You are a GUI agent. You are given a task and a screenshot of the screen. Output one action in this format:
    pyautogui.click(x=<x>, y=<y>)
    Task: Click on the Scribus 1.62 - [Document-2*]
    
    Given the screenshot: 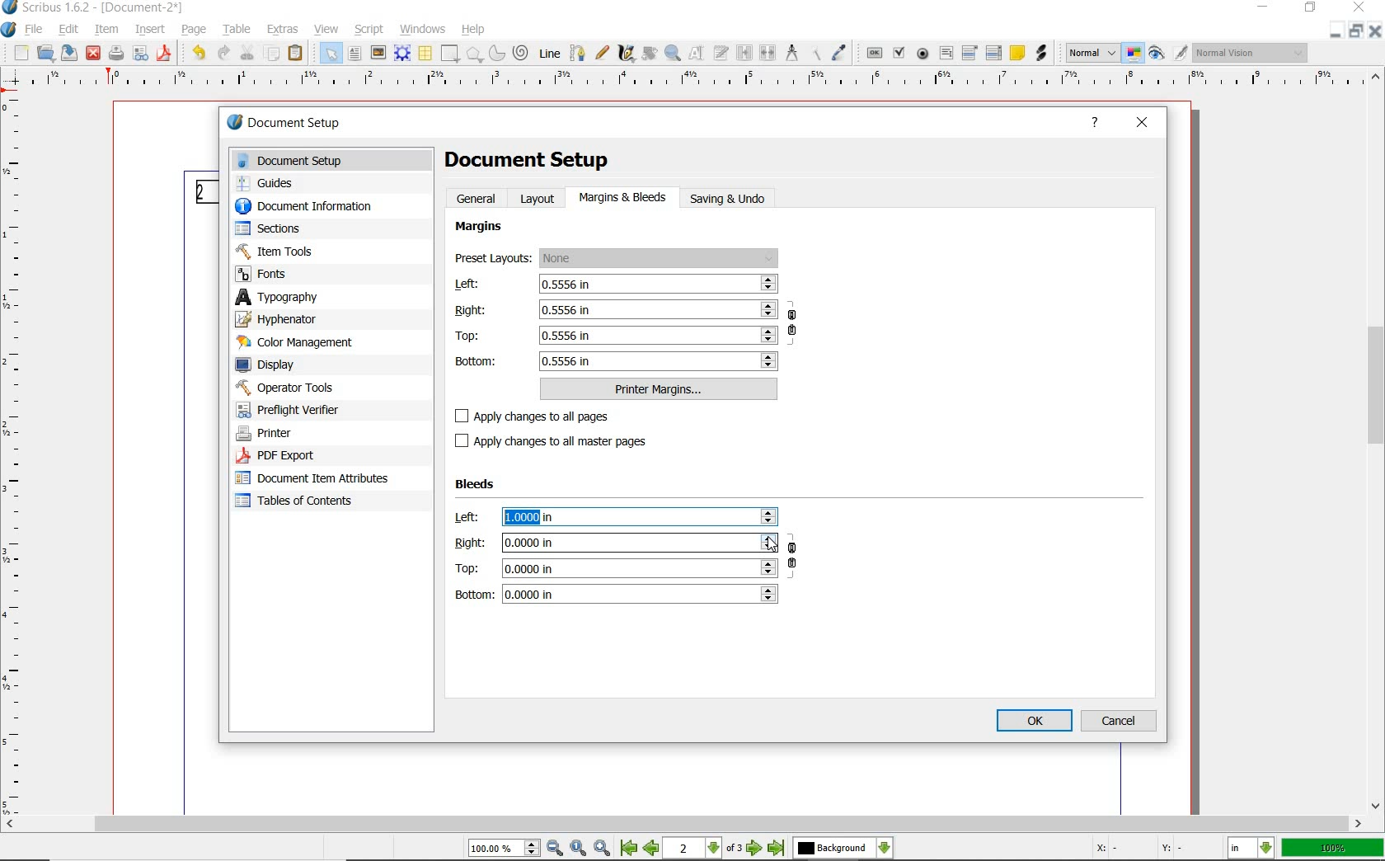 What is the action you would take?
    pyautogui.click(x=95, y=7)
    